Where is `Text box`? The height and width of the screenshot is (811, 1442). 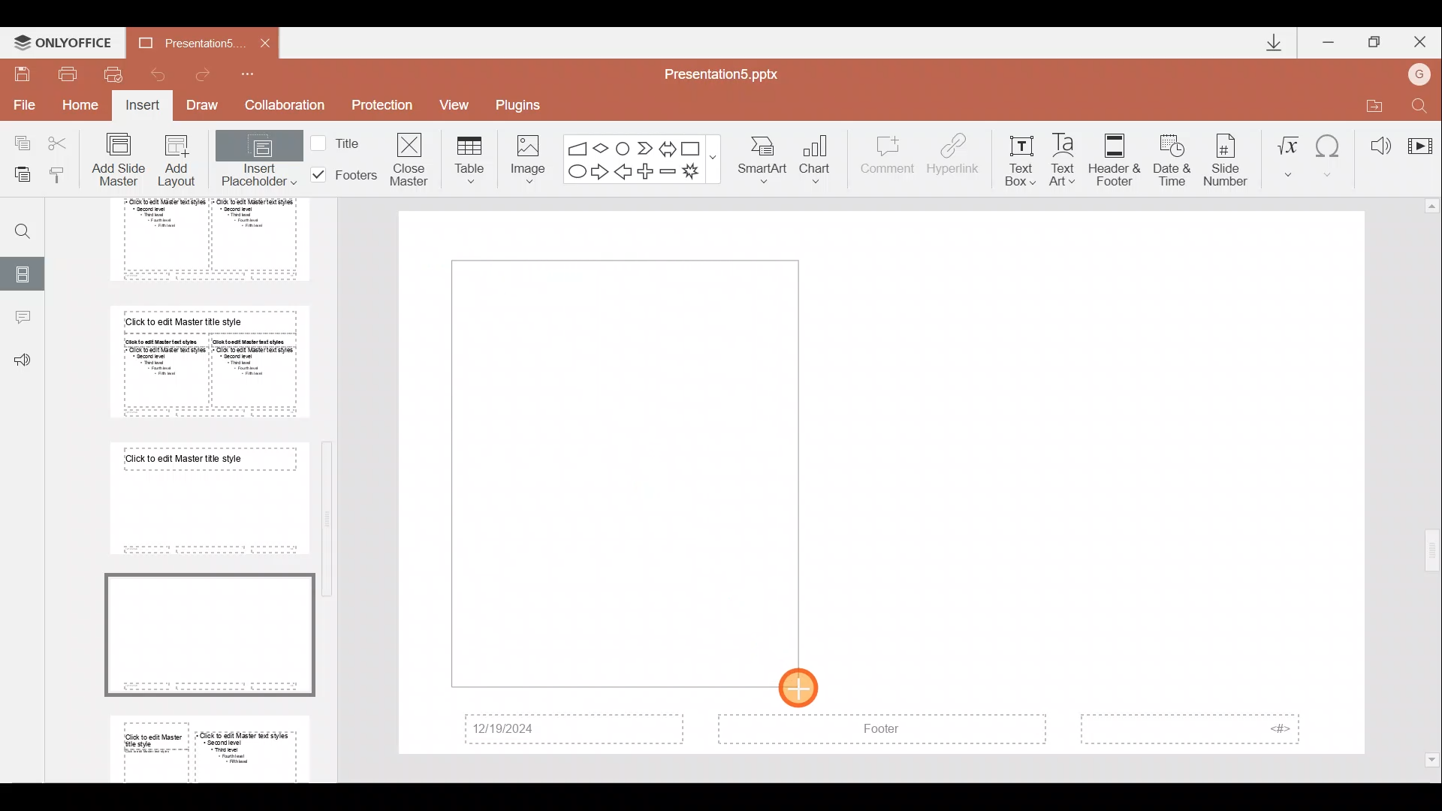 Text box is located at coordinates (1020, 157).